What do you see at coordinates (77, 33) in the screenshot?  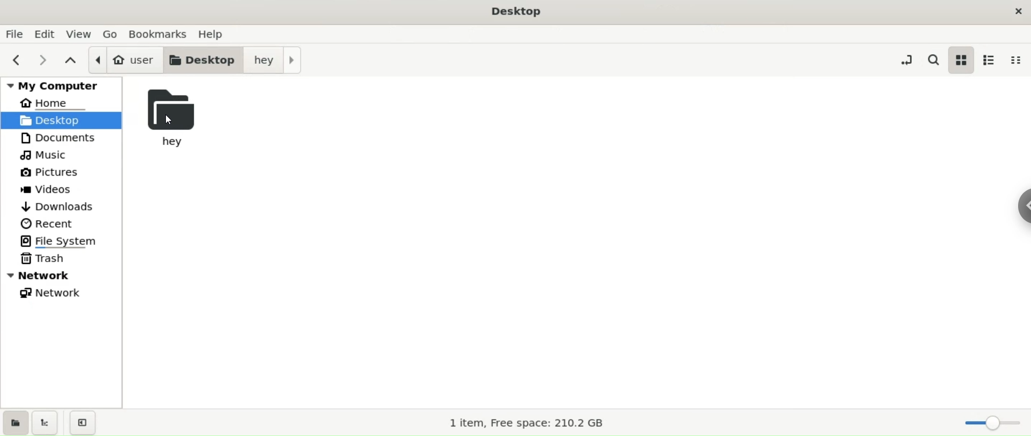 I see `view` at bounding box center [77, 33].